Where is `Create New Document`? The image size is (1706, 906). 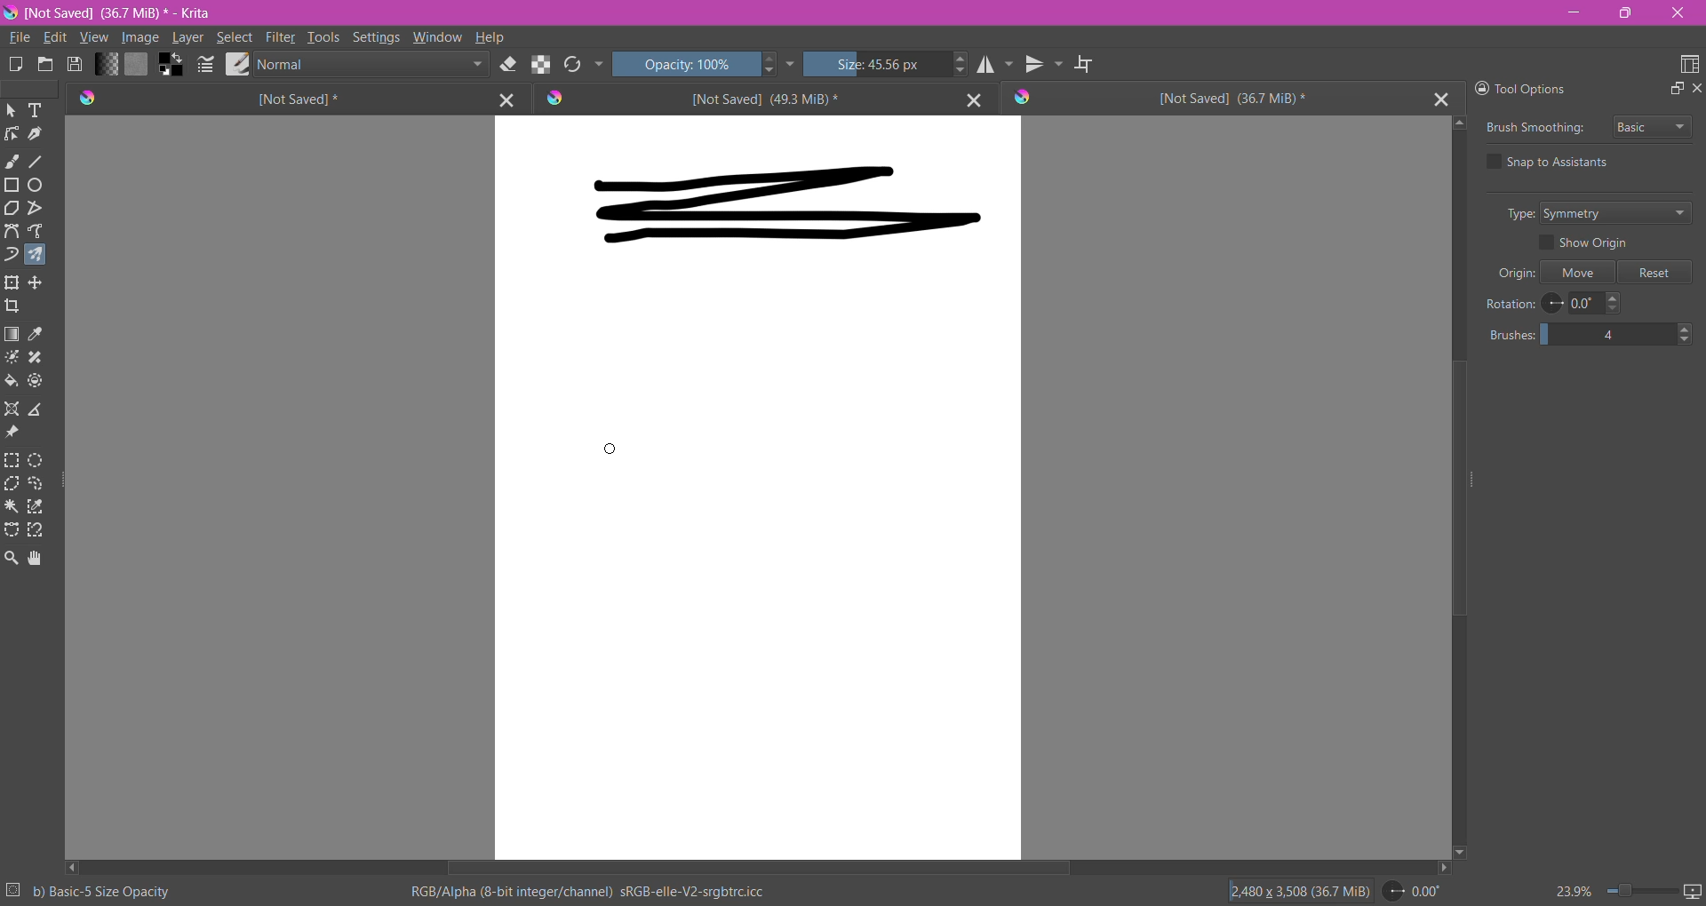
Create New Document is located at coordinates (14, 67).